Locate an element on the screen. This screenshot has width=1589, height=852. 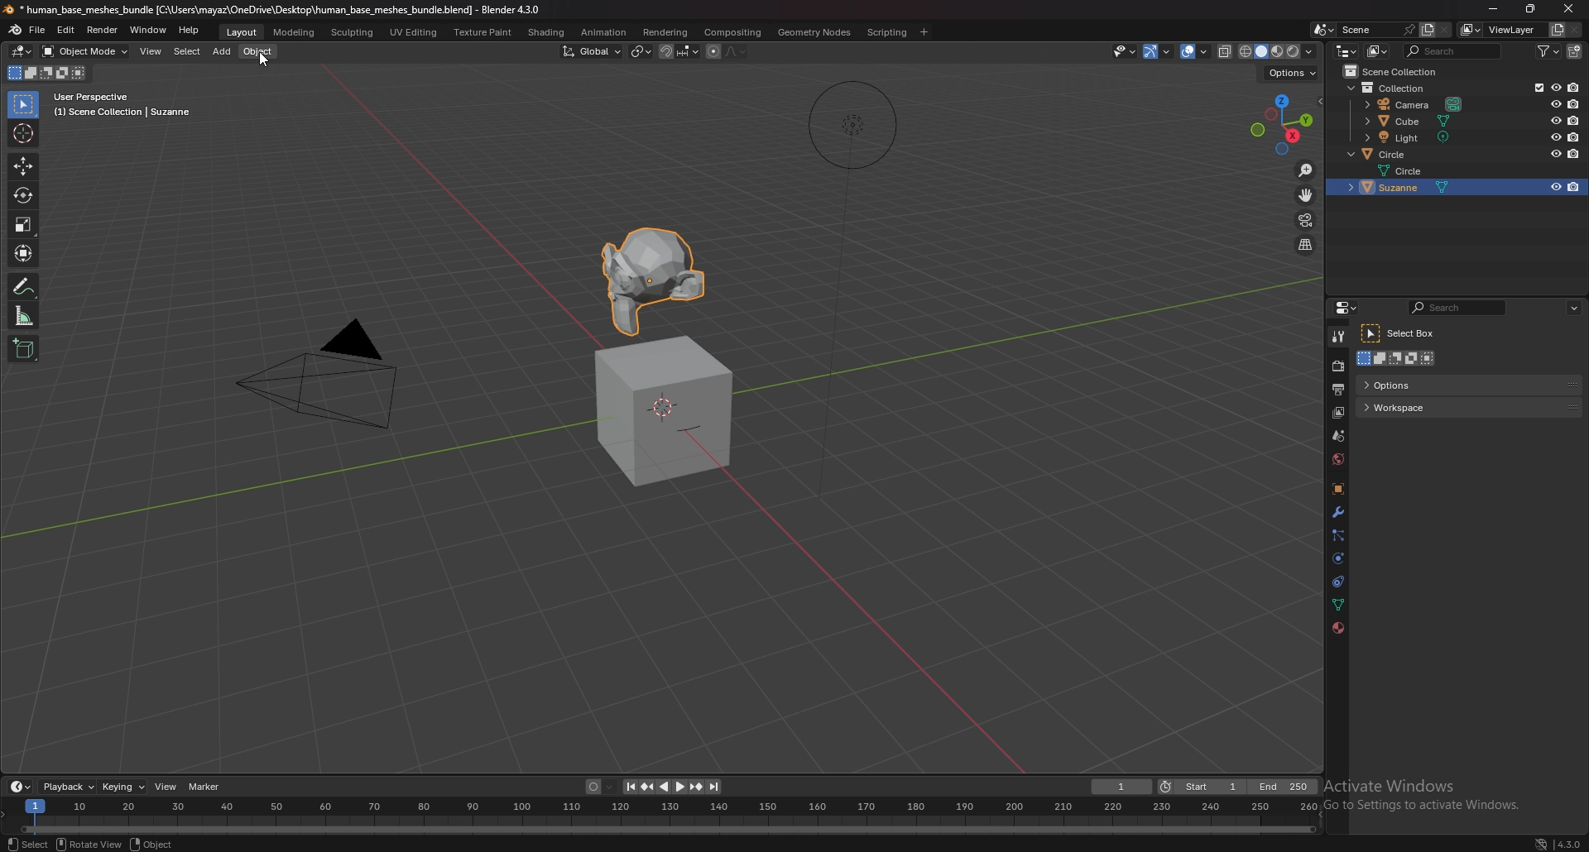
editor type is located at coordinates (1346, 308).